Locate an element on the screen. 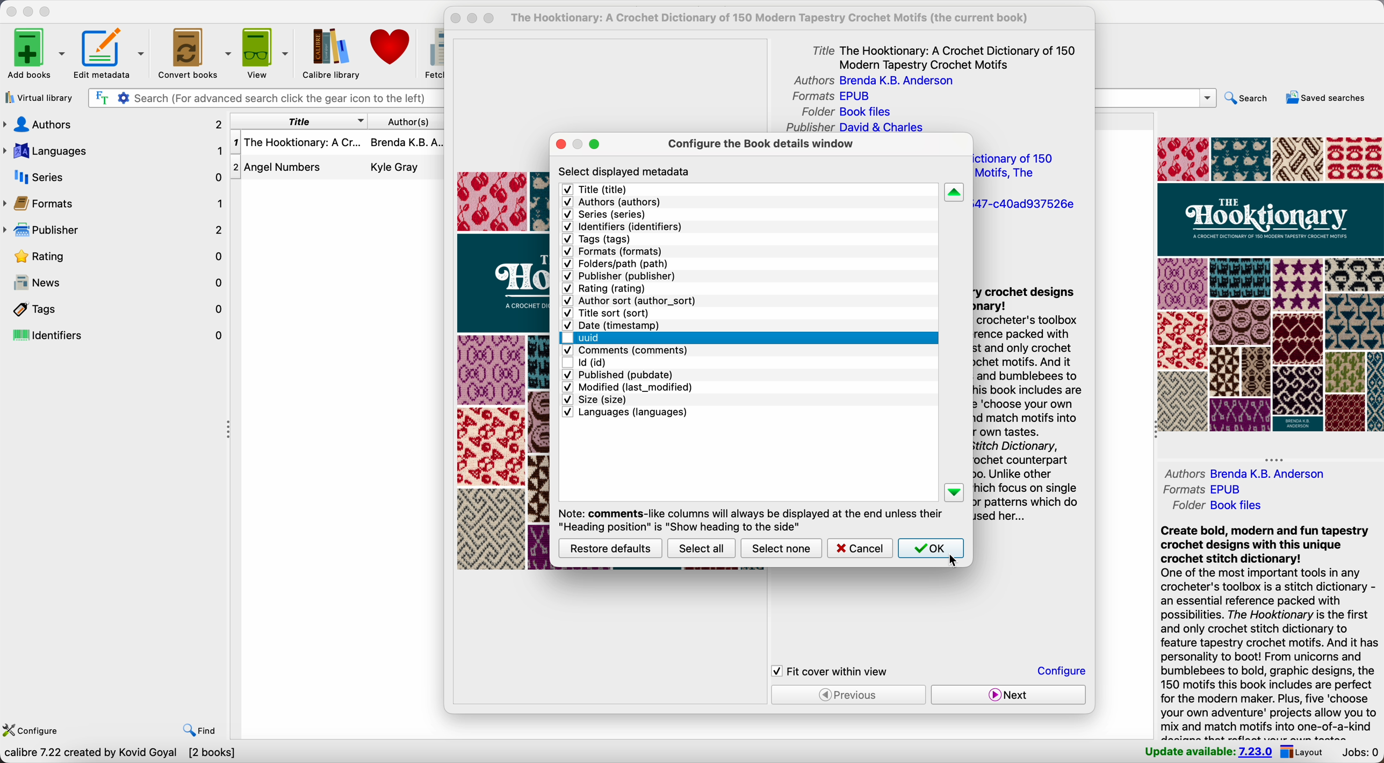 This screenshot has width=1384, height=763. previous is located at coordinates (849, 694).